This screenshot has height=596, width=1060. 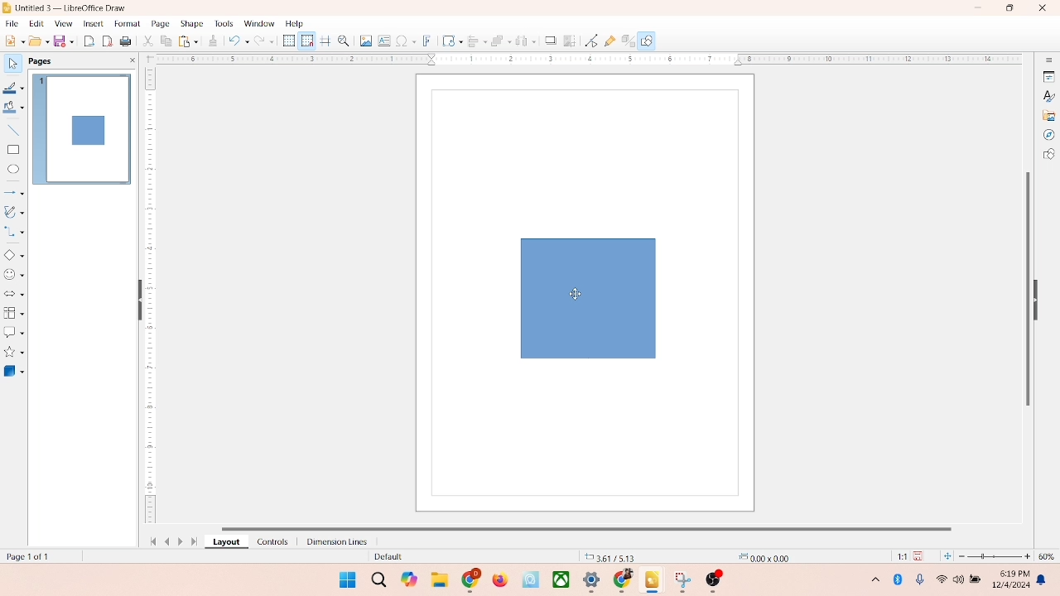 I want to click on save, so click(x=65, y=41).